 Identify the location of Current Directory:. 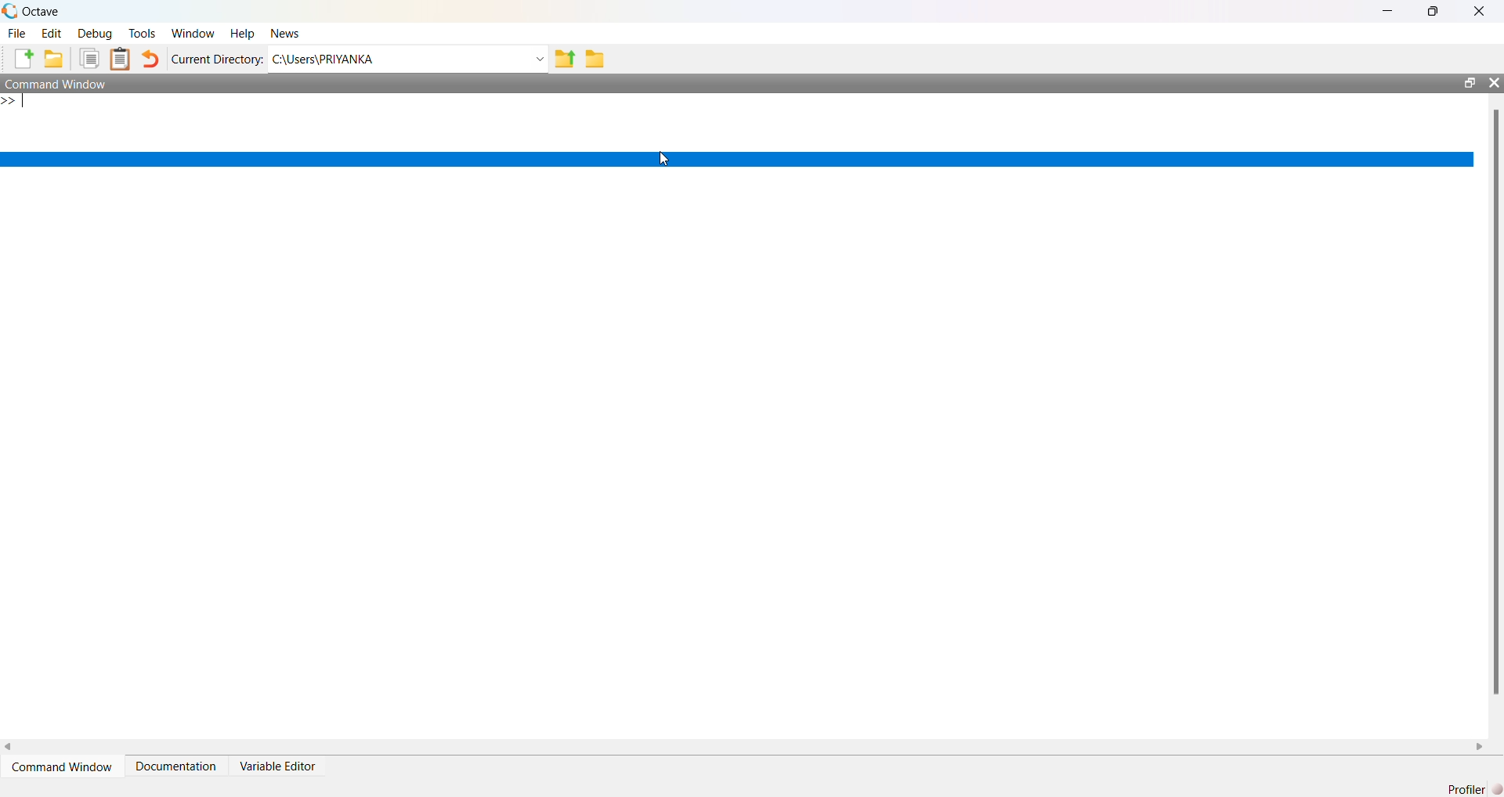
(218, 59).